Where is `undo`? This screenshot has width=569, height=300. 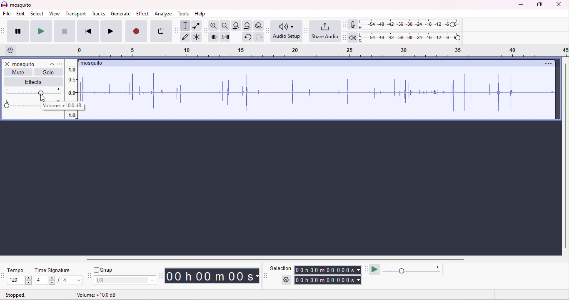
undo is located at coordinates (247, 37).